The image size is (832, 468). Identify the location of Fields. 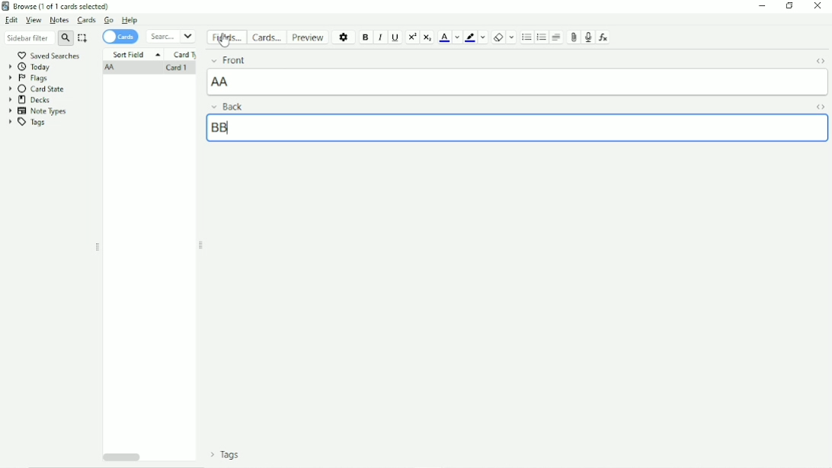
(226, 37).